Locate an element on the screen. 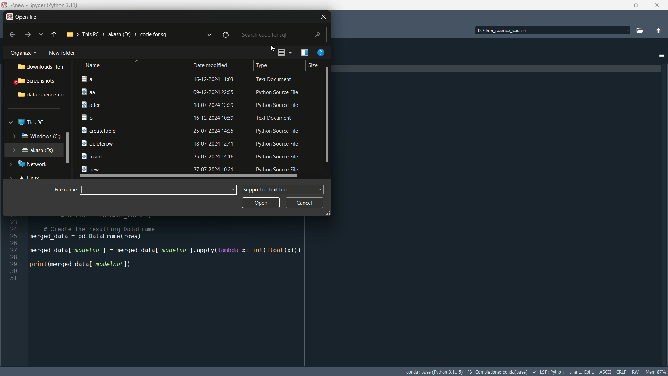 The width and height of the screenshot is (668, 376). akash(D:) is located at coordinates (38, 150).